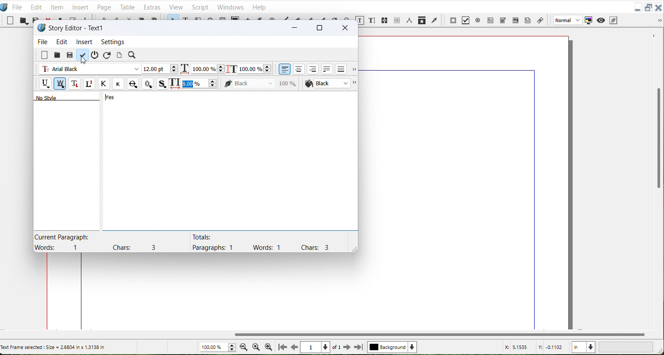  What do you see at coordinates (360, 20) in the screenshot?
I see `Edit content` at bounding box center [360, 20].